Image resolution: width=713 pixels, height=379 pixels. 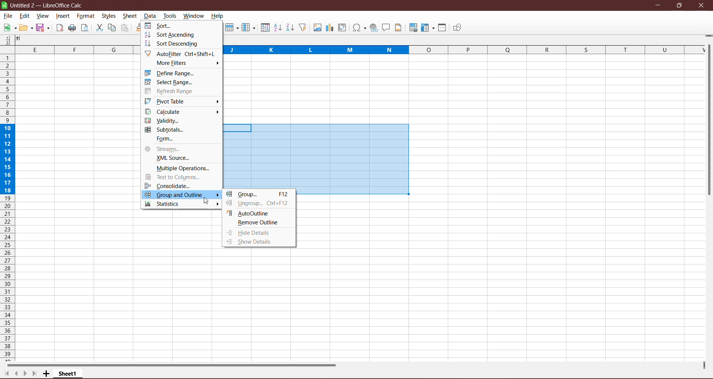 I want to click on Edit, so click(x=26, y=28).